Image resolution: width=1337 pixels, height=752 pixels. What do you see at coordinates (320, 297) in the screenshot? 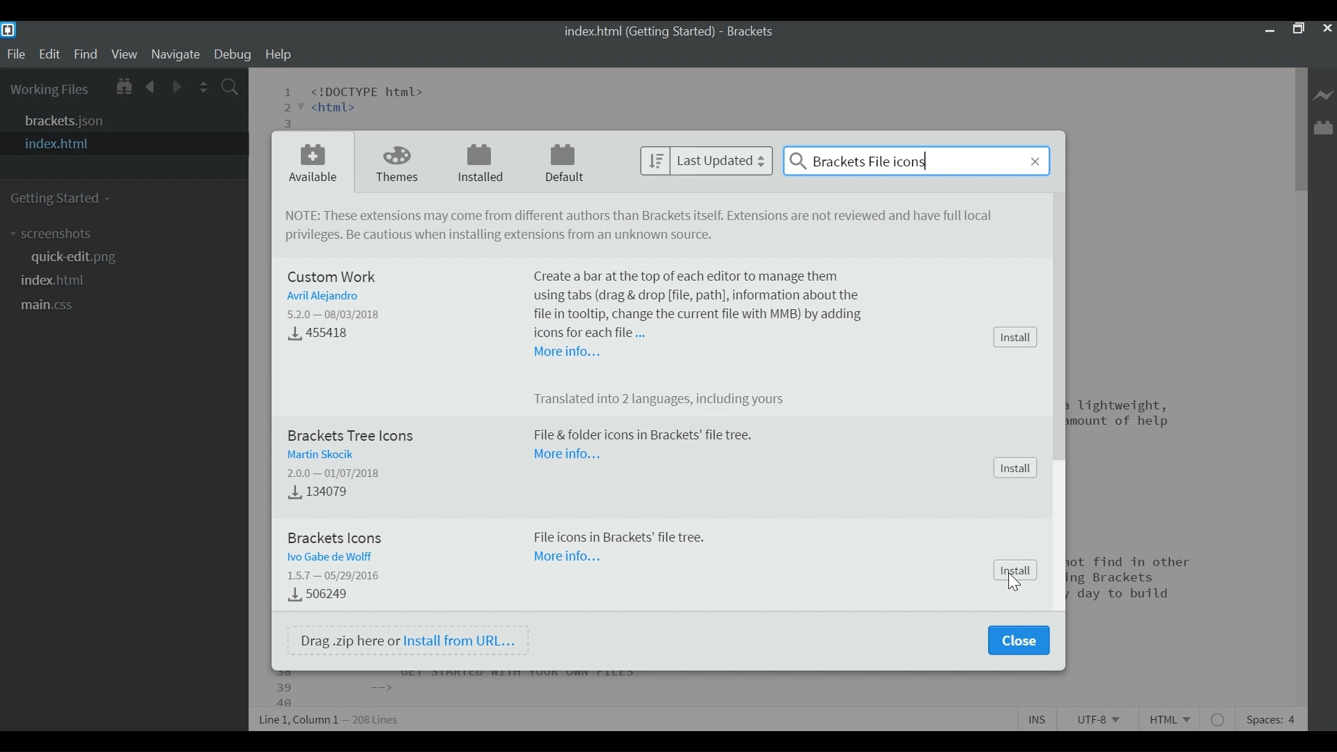
I see `Author` at bounding box center [320, 297].